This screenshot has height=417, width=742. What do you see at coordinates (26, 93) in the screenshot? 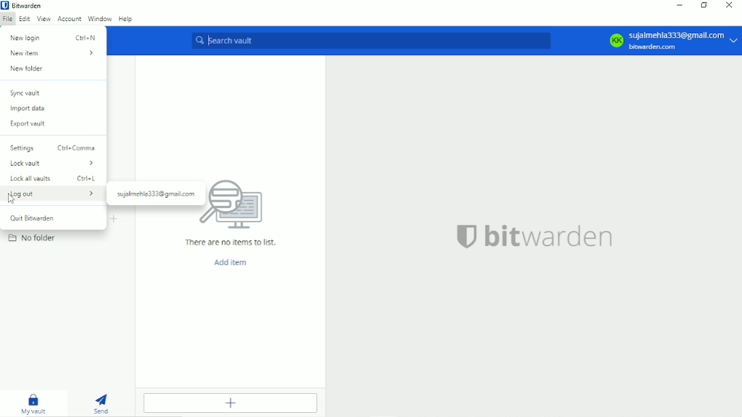
I see `Syne vault` at bounding box center [26, 93].